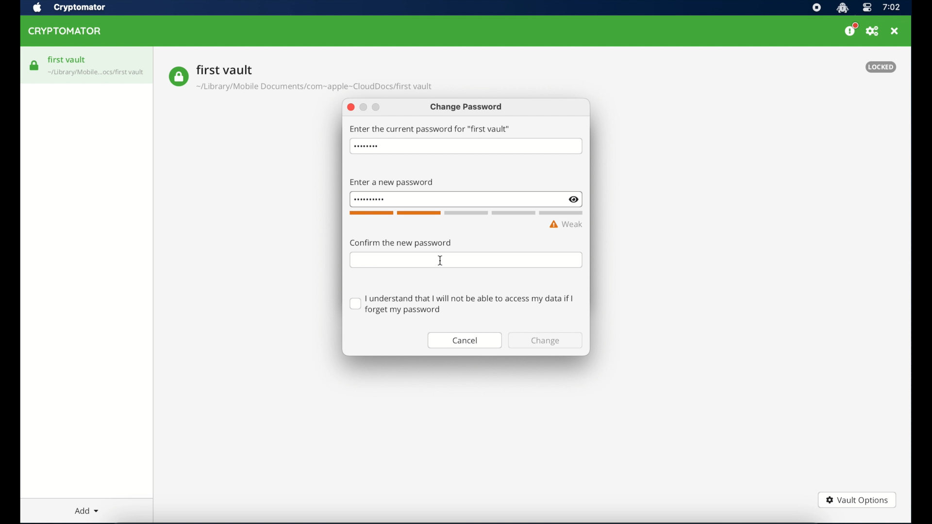  I want to click on add dropdown, so click(87, 510).